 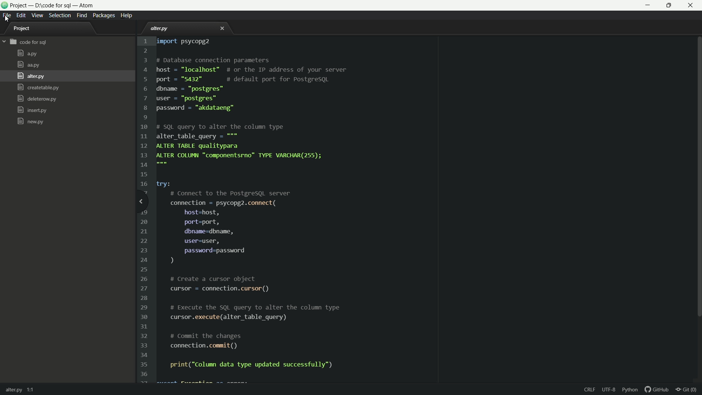 What do you see at coordinates (6, 19) in the screenshot?
I see `cursor` at bounding box center [6, 19].